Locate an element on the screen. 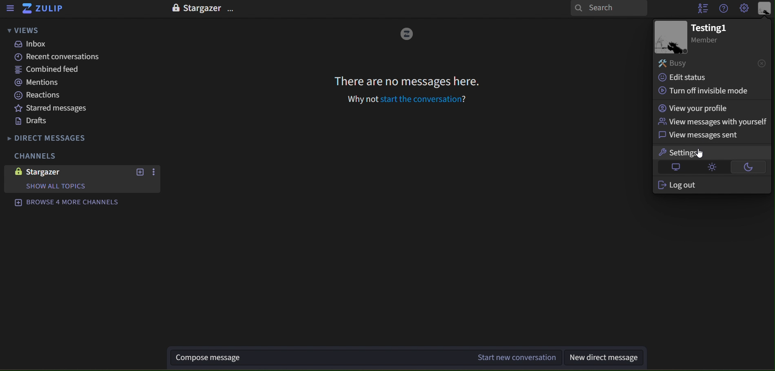  turn off invisible mode is located at coordinates (700, 91).